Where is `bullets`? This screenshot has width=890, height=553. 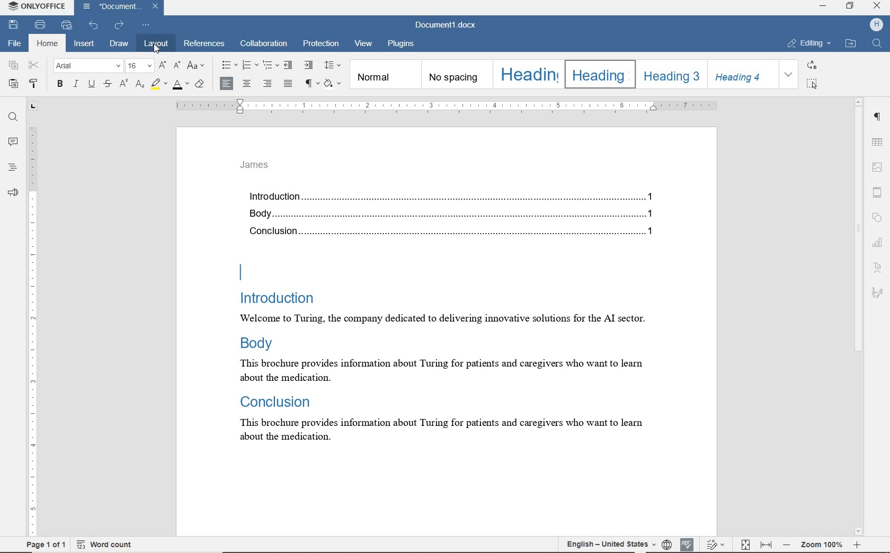 bullets is located at coordinates (229, 66).